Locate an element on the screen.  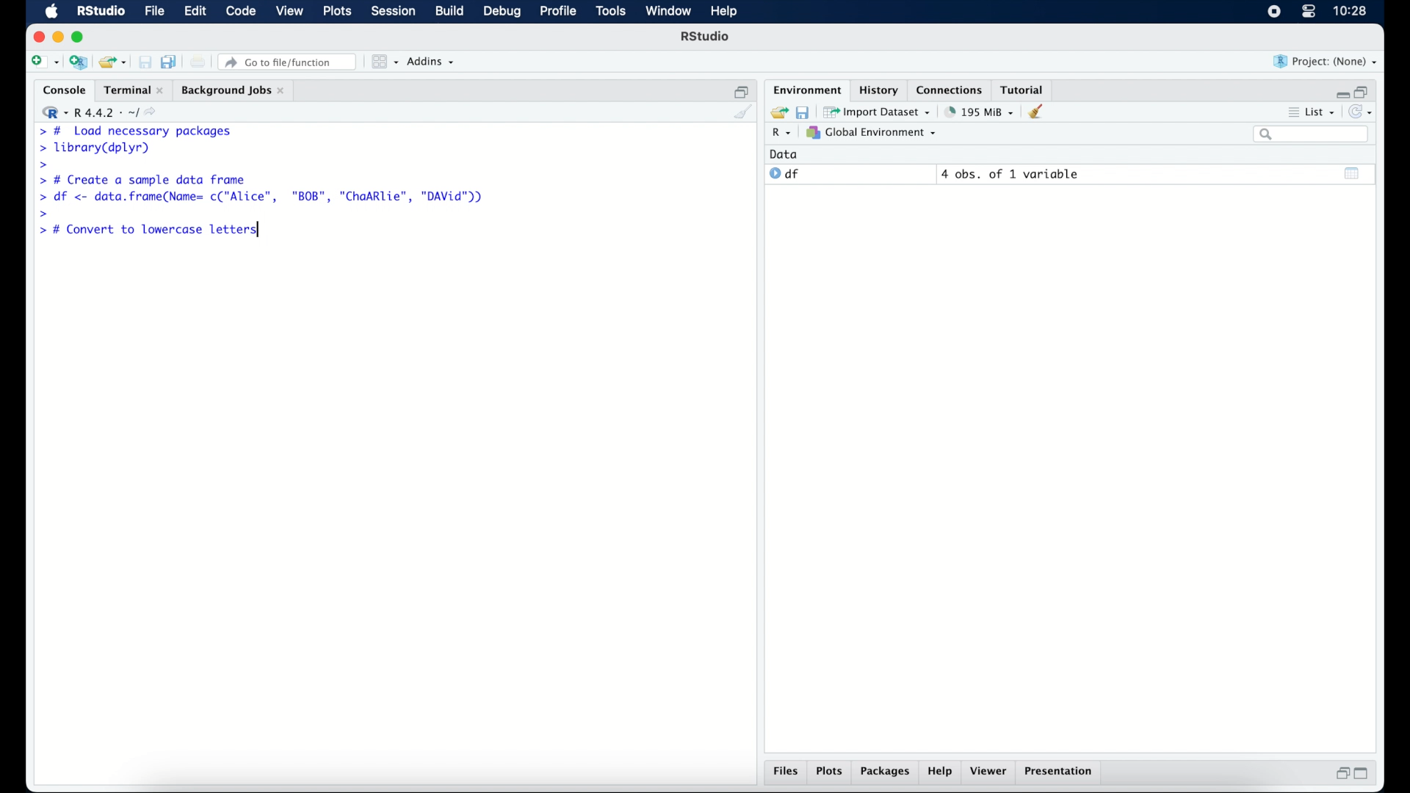
date is located at coordinates (784, 153).